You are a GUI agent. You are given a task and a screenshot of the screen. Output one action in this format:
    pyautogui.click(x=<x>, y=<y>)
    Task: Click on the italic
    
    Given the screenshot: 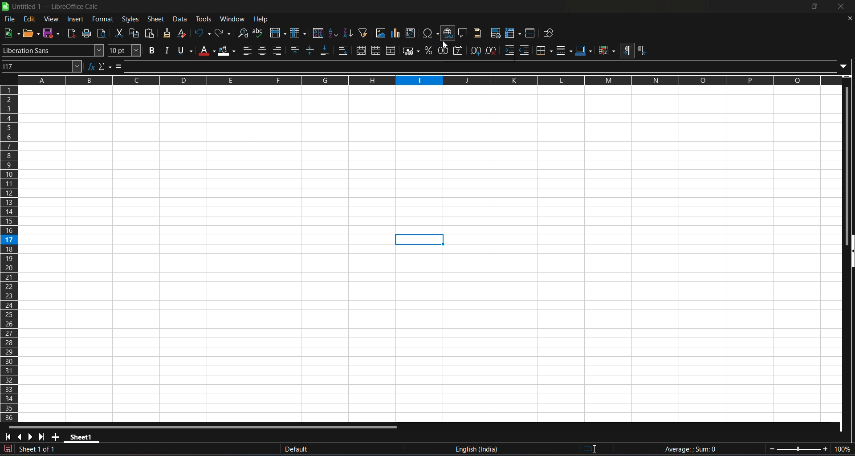 What is the action you would take?
    pyautogui.click(x=167, y=50)
    